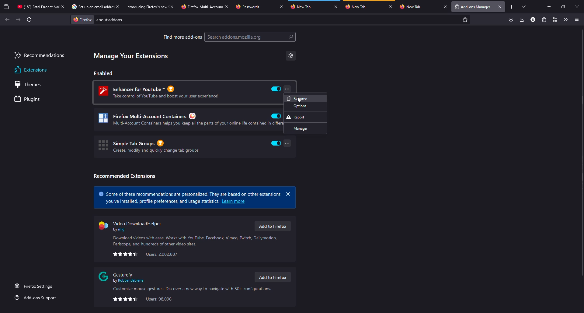  I want to click on video, so click(132, 225).